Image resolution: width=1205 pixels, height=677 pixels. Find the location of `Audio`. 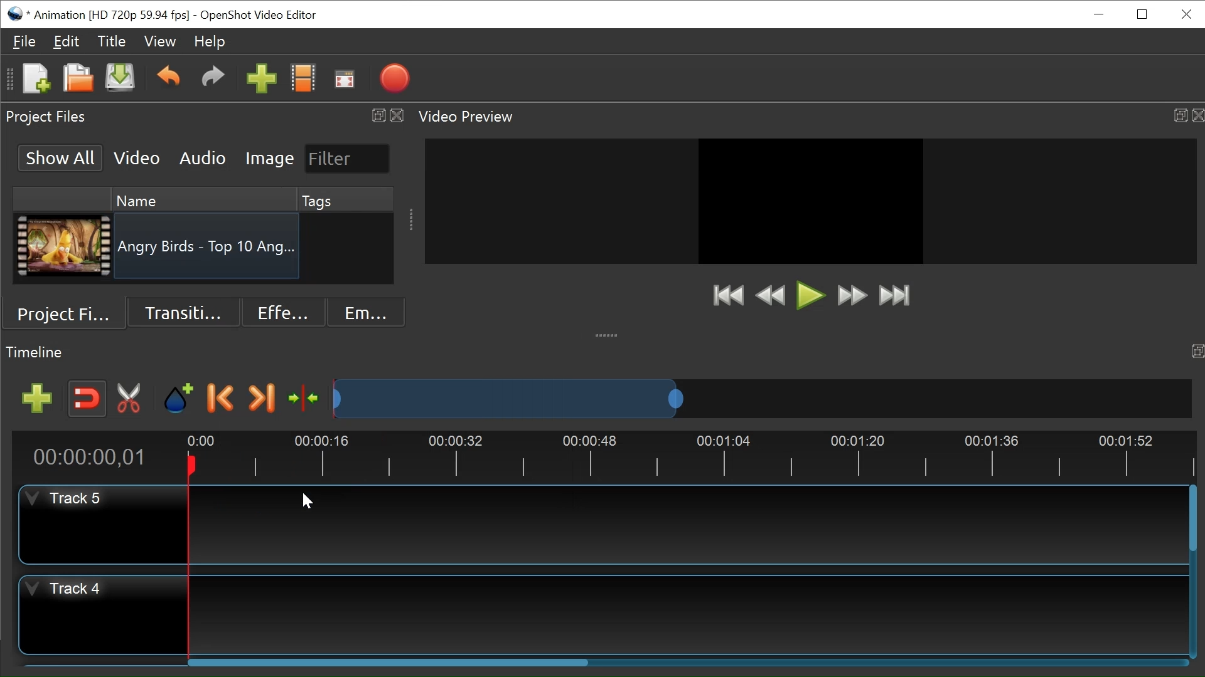

Audio is located at coordinates (204, 159).